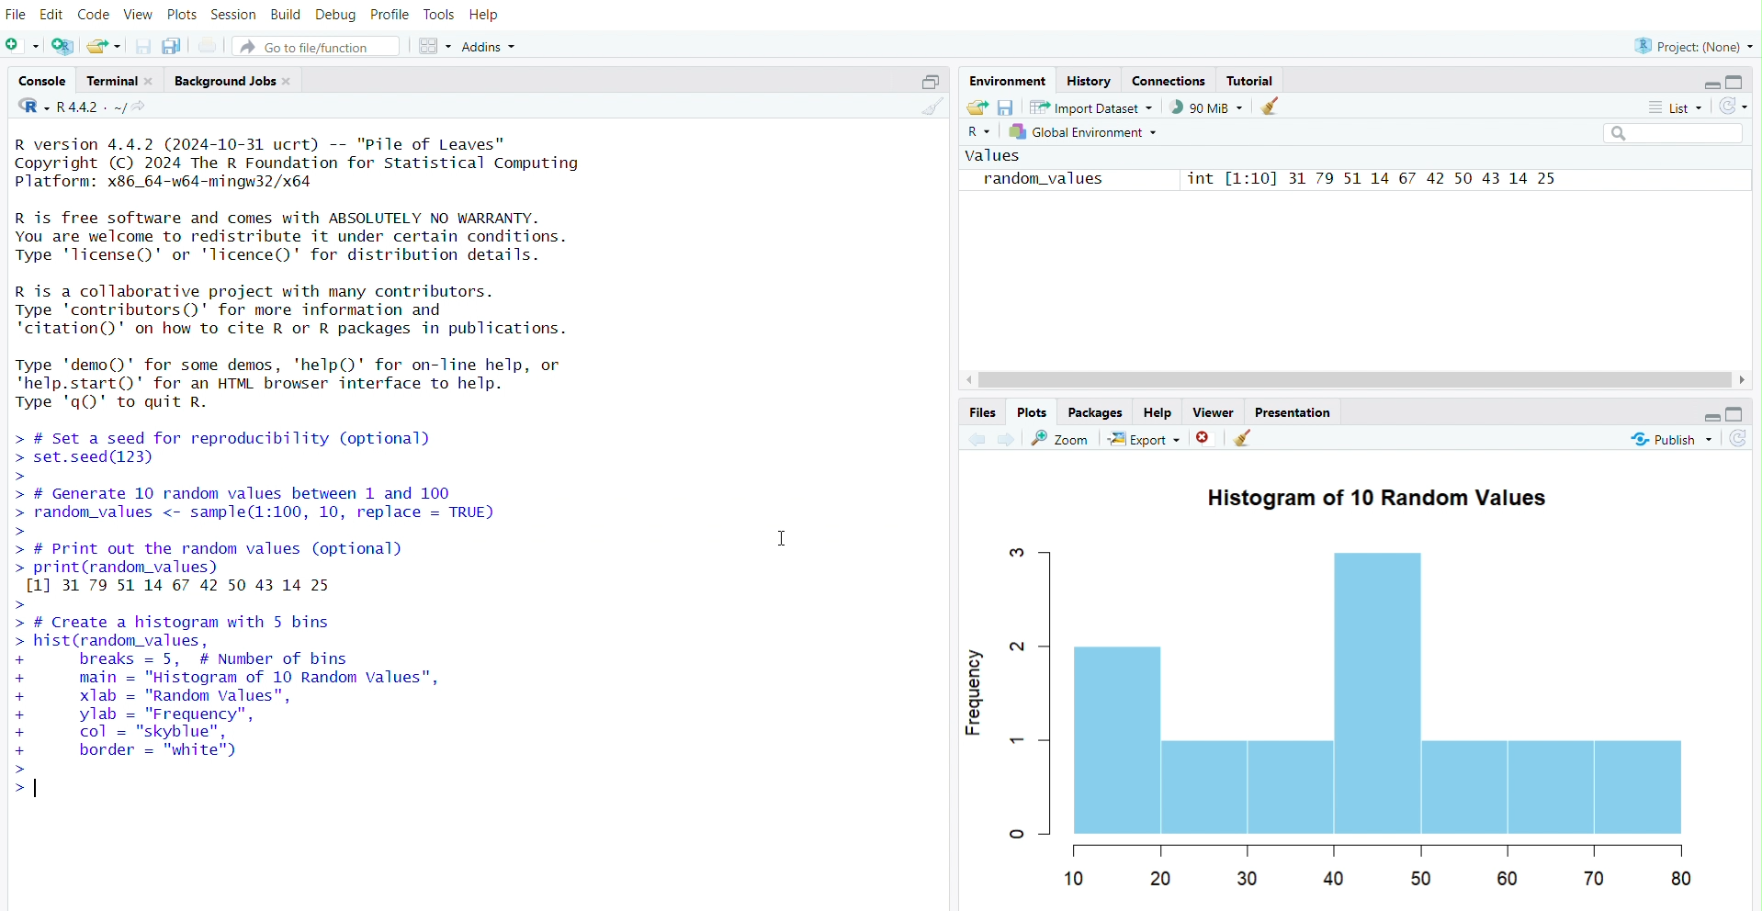  What do you see at coordinates (42, 787) in the screenshot?
I see `typing cursor` at bounding box center [42, 787].